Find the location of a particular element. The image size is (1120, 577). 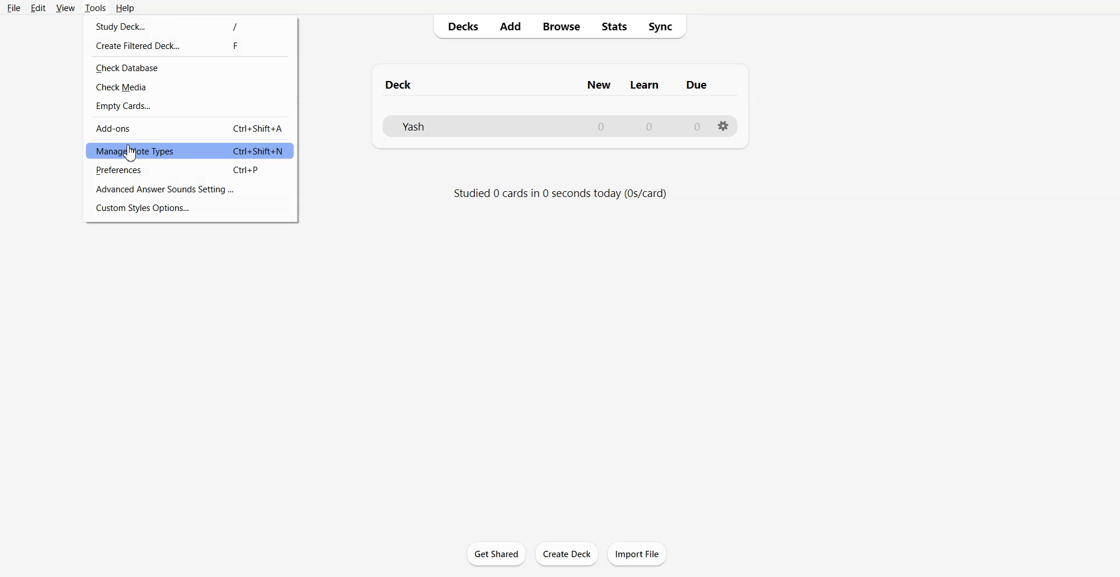

Column name is located at coordinates (598, 85).